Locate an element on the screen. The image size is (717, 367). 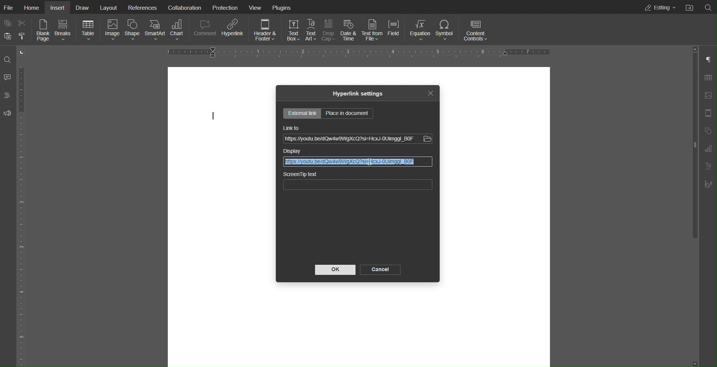
OK is located at coordinates (336, 270).